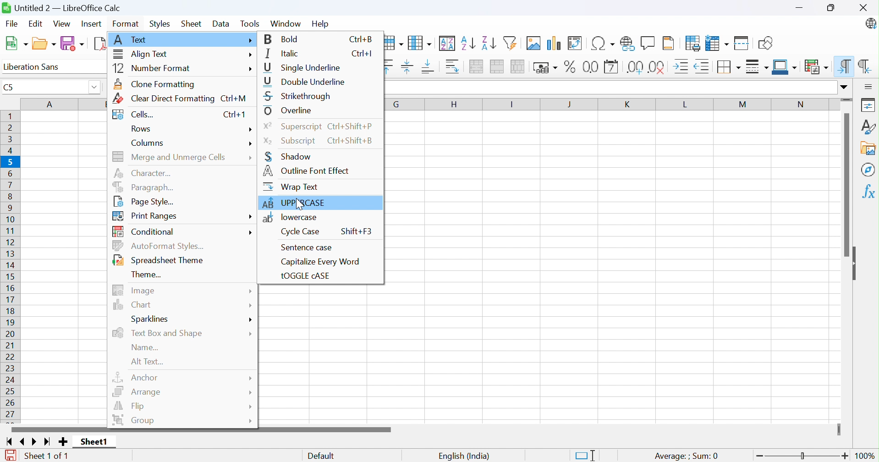 The image size is (879, 462). What do you see at coordinates (200, 429) in the screenshot?
I see `Scroll bar` at bounding box center [200, 429].